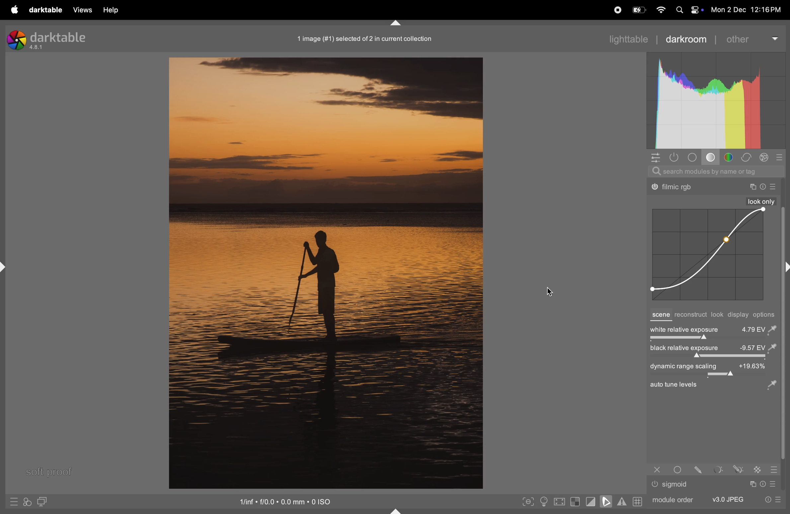 This screenshot has width=790, height=514. What do you see at coordinates (712, 357) in the screenshot?
I see `toggle bar` at bounding box center [712, 357].